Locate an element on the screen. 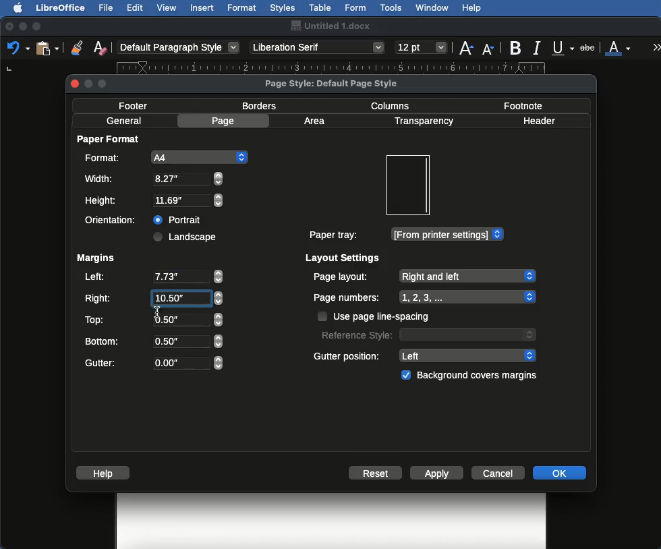 The height and width of the screenshot is (549, 661). Portrait is located at coordinates (179, 218).